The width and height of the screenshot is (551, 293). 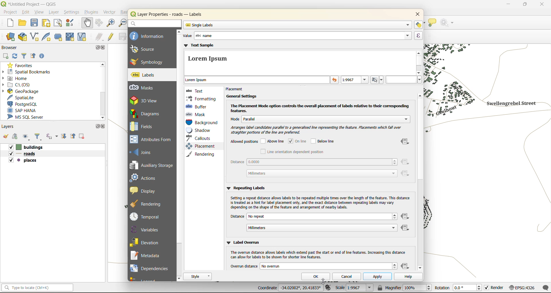 I want to click on attributes form, so click(x=153, y=140).